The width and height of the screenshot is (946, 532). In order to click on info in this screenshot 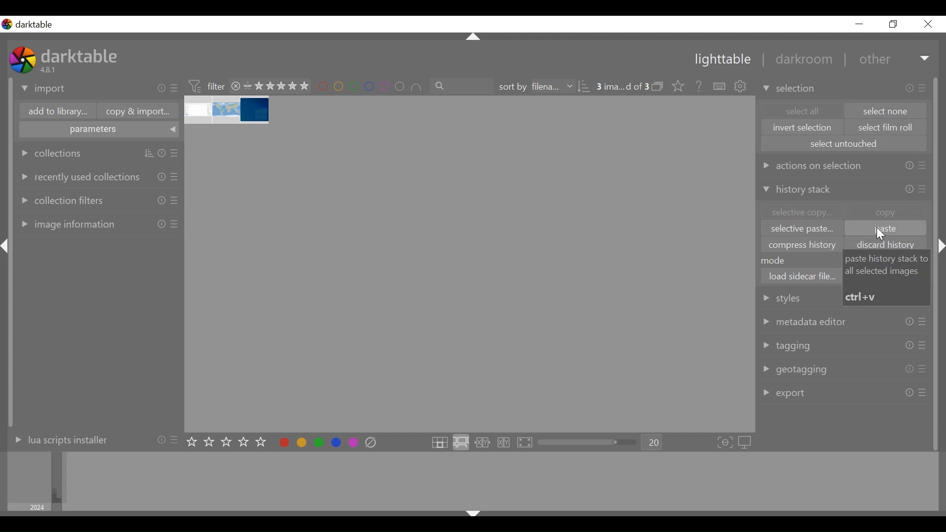, I will do `click(161, 439)`.